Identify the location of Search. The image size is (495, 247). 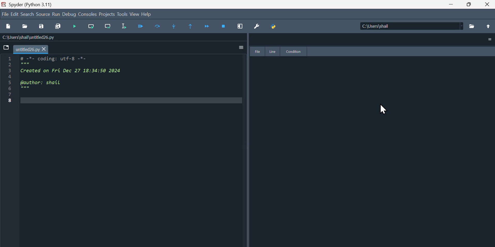
(28, 14).